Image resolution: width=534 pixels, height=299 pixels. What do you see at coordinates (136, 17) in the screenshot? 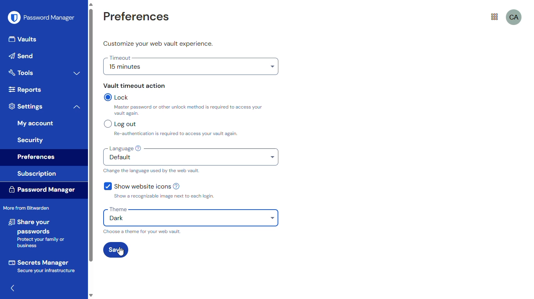
I see `preferences` at bounding box center [136, 17].